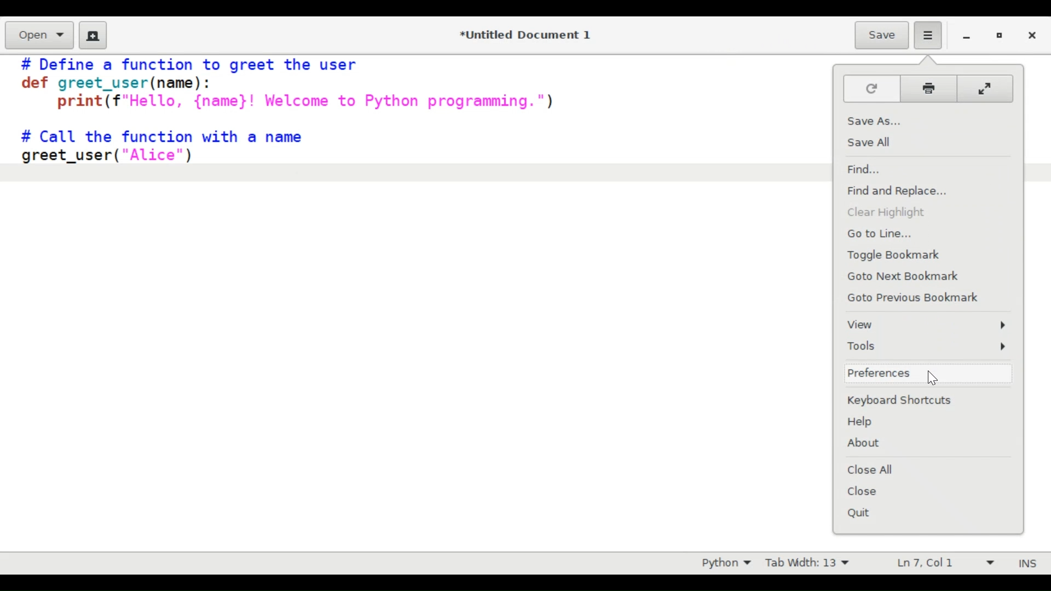  Describe the element at coordinates (918, 401) in the screenshot. I see `Keyboard Shortcut` at that location.